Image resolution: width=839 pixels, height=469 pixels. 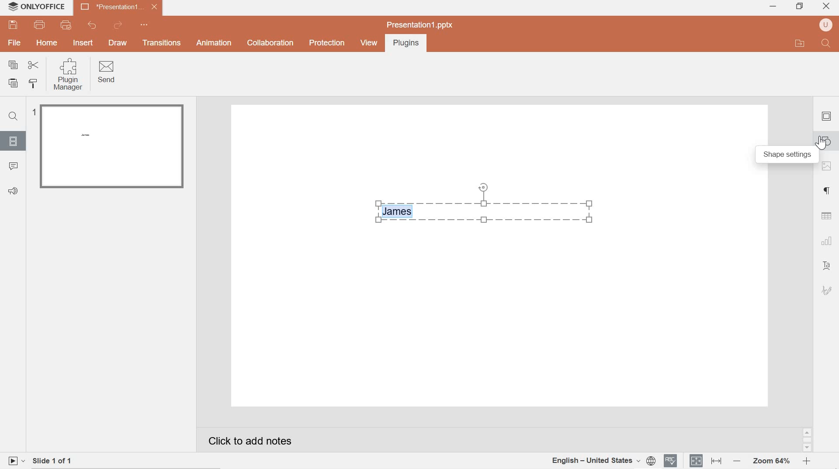 What do you see at coordinates (807, 440) in the screenshot?
I see `scrollbar` at bounding box center [807, 440].